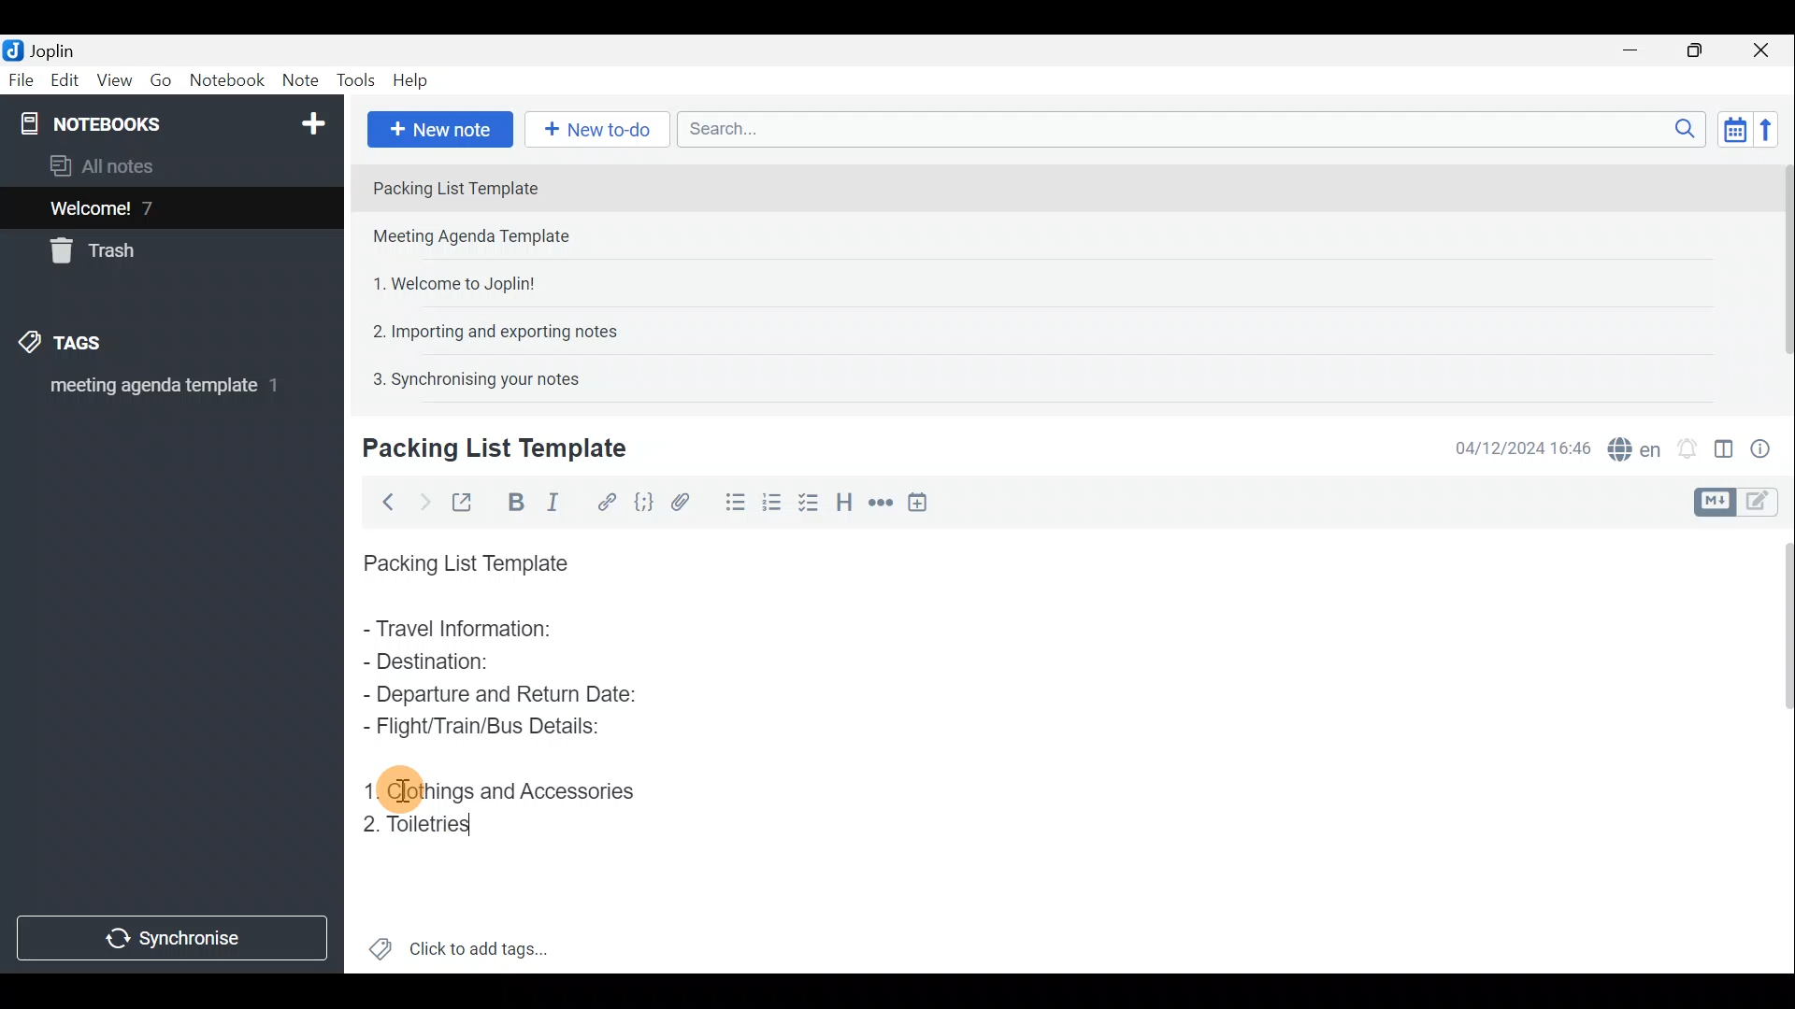  Describe the element at coordinates (1773, 128) in the screenshot. I see `Reverse sort order` at that location.